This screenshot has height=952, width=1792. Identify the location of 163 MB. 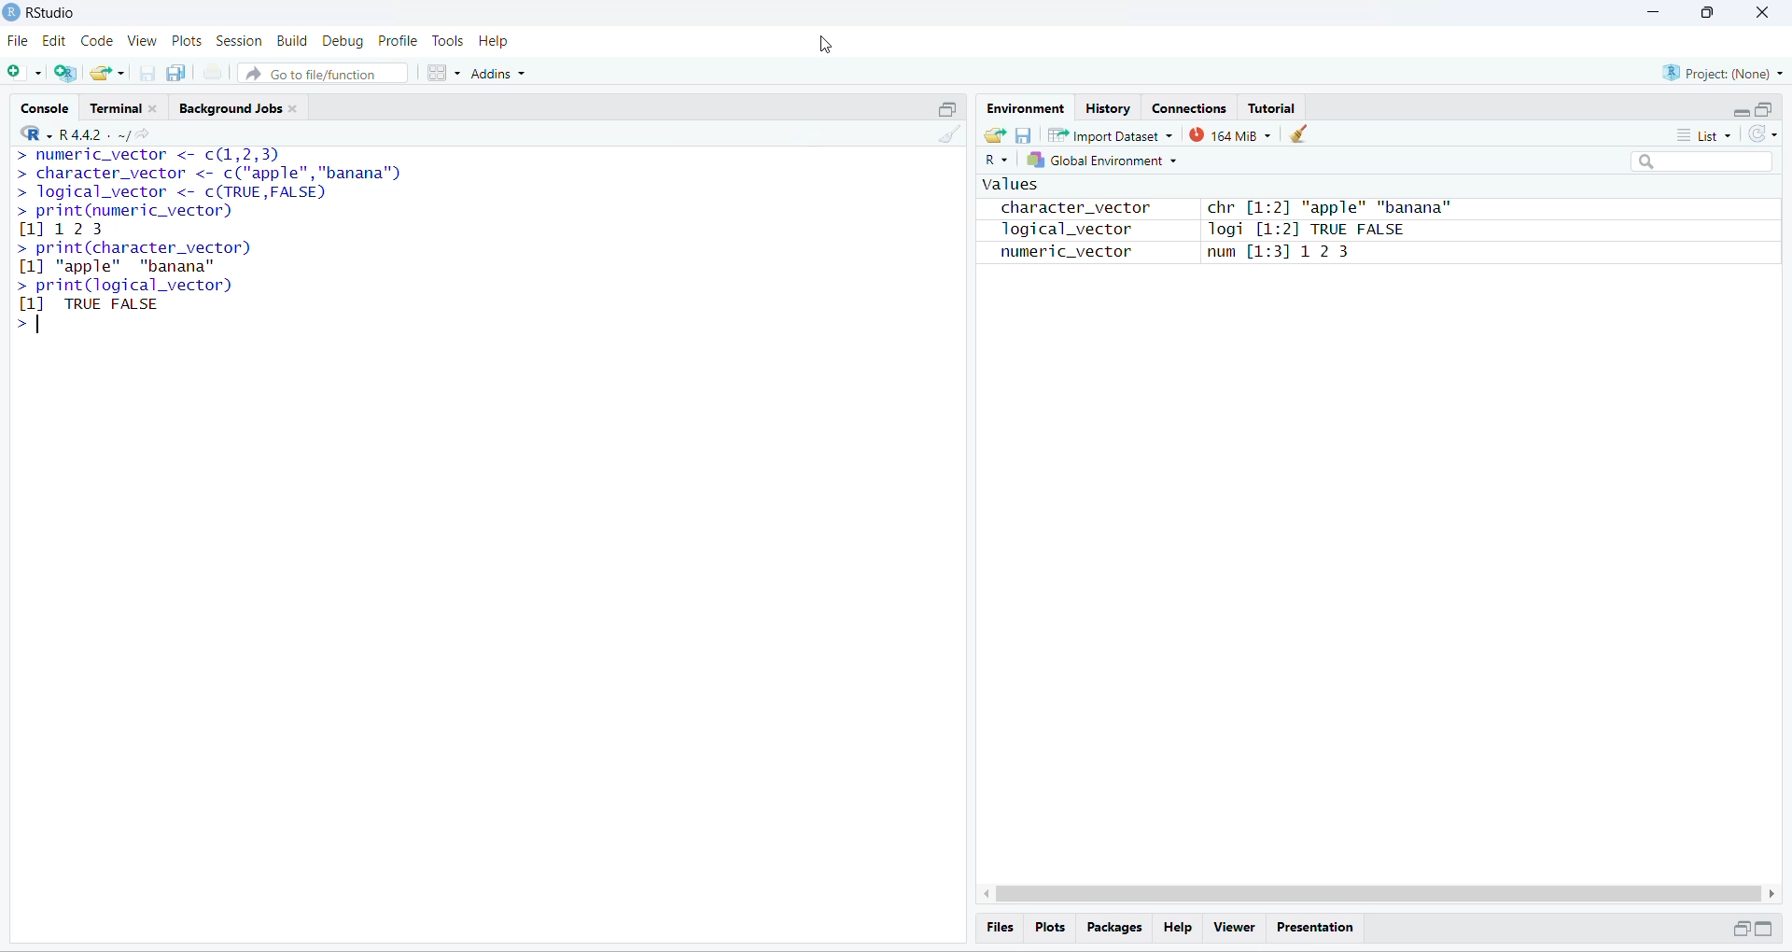
(1230, 135).